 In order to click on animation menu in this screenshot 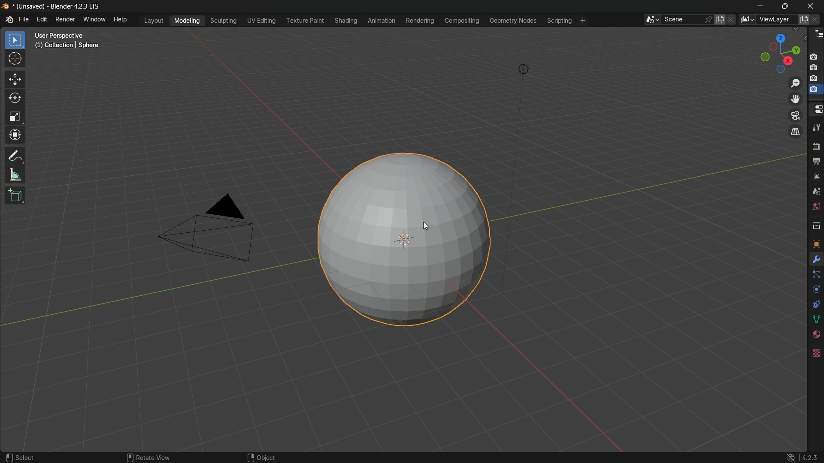, I will do `click(380, 20)`.